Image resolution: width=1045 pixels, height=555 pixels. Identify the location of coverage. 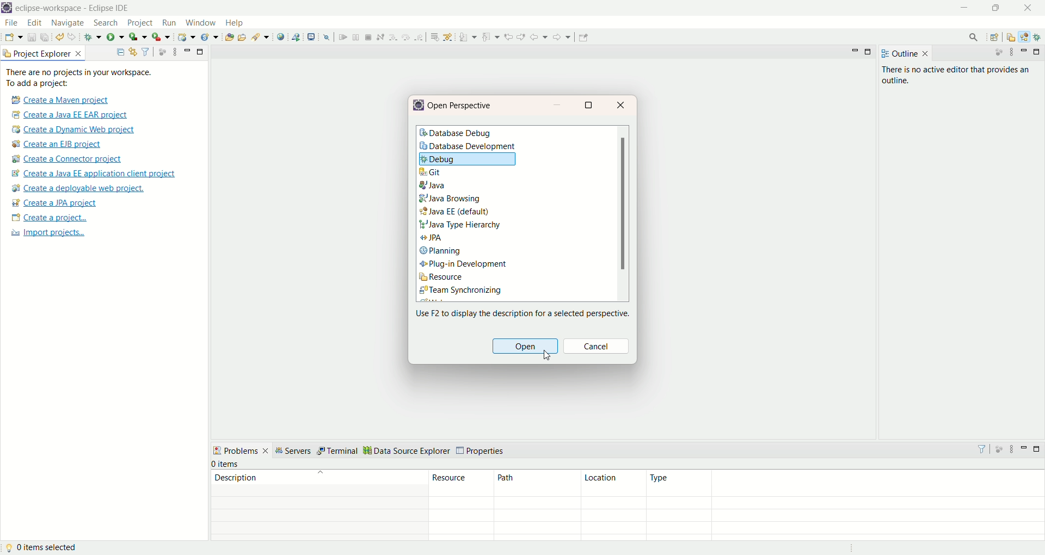
(137, 37).